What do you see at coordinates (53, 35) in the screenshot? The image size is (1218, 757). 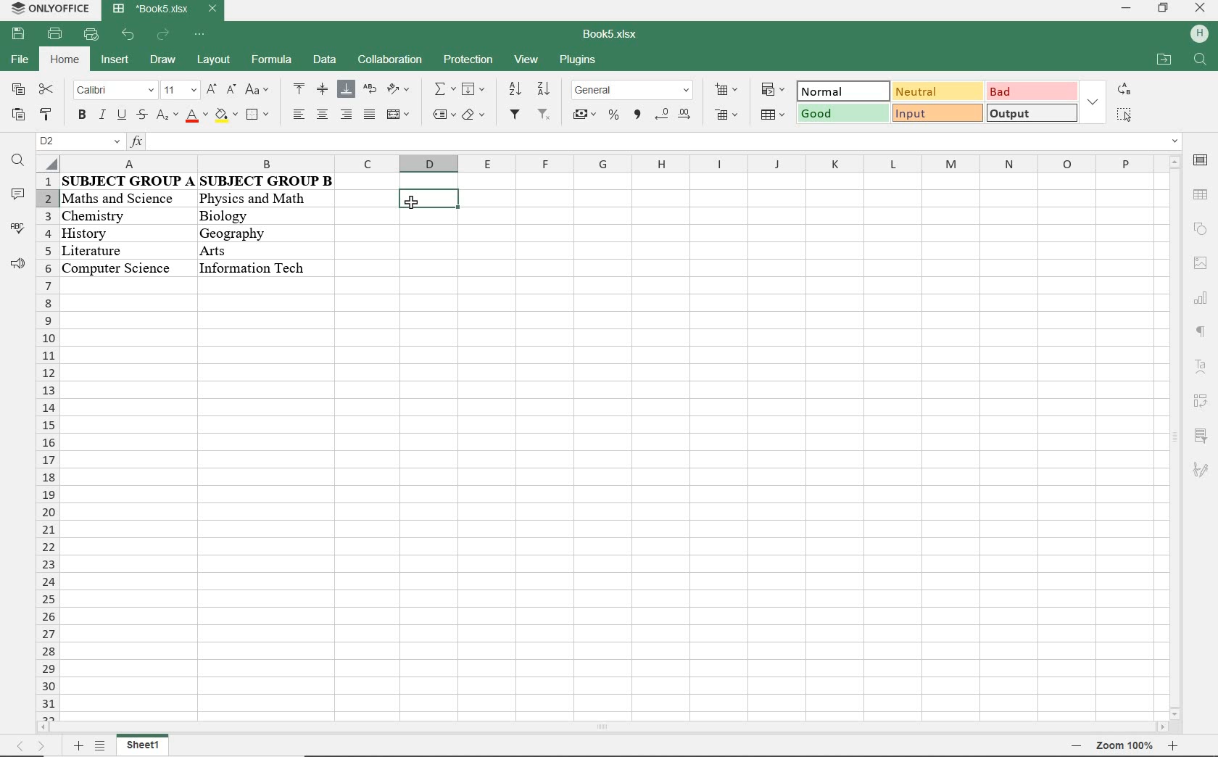 I see `print` at bounding box center [53, 35].